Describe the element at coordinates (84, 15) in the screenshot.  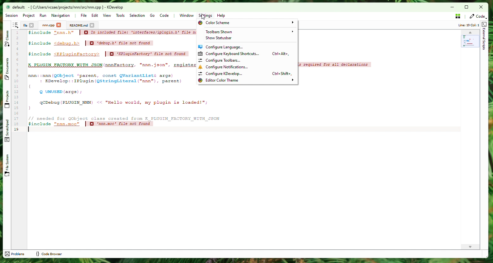
I see `File` at that location.